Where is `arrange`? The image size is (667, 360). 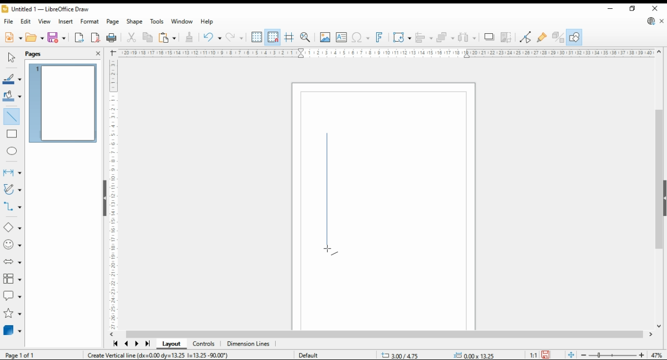 arrange is located at coordinates (446, 37).